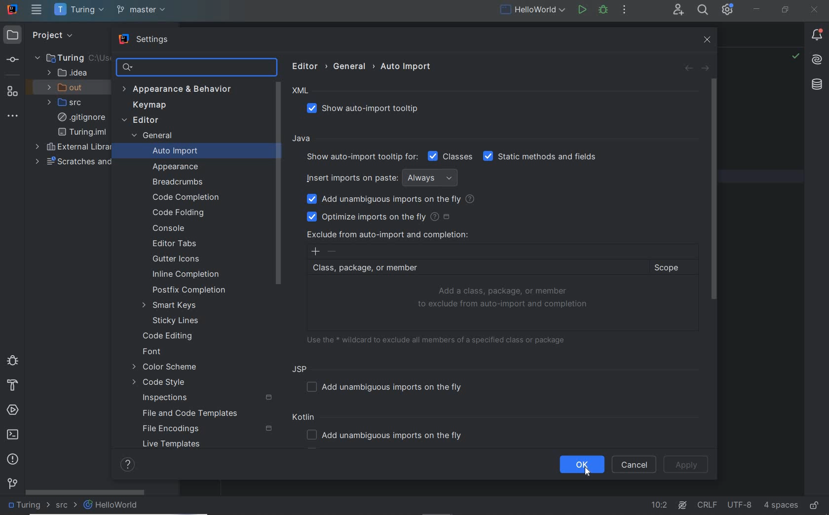 Image resolution: width=829 pixels, height=515 pixels. Describe the element at coordinates (78, 161) in the screenshot. I see `scratches and consoles` at that location.